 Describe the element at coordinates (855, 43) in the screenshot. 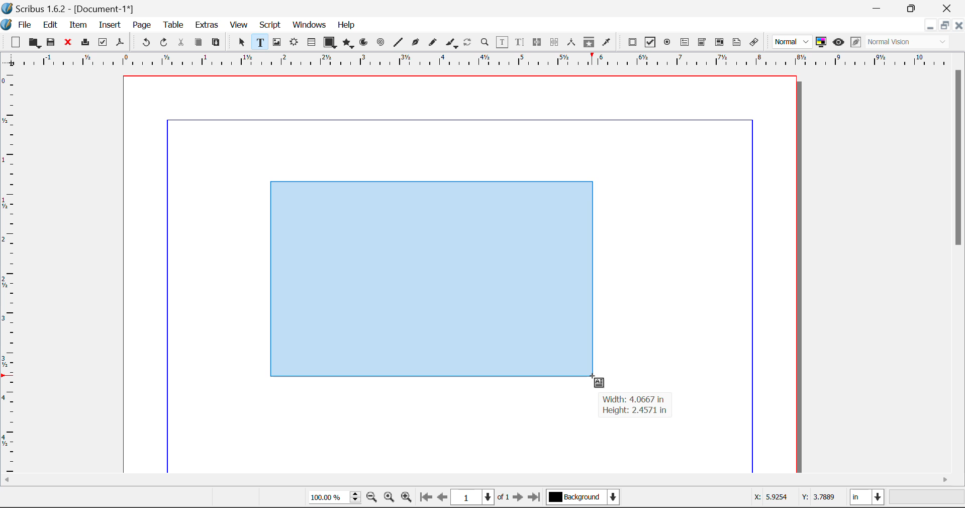

I see `Edit in Preview Mode` at that location.